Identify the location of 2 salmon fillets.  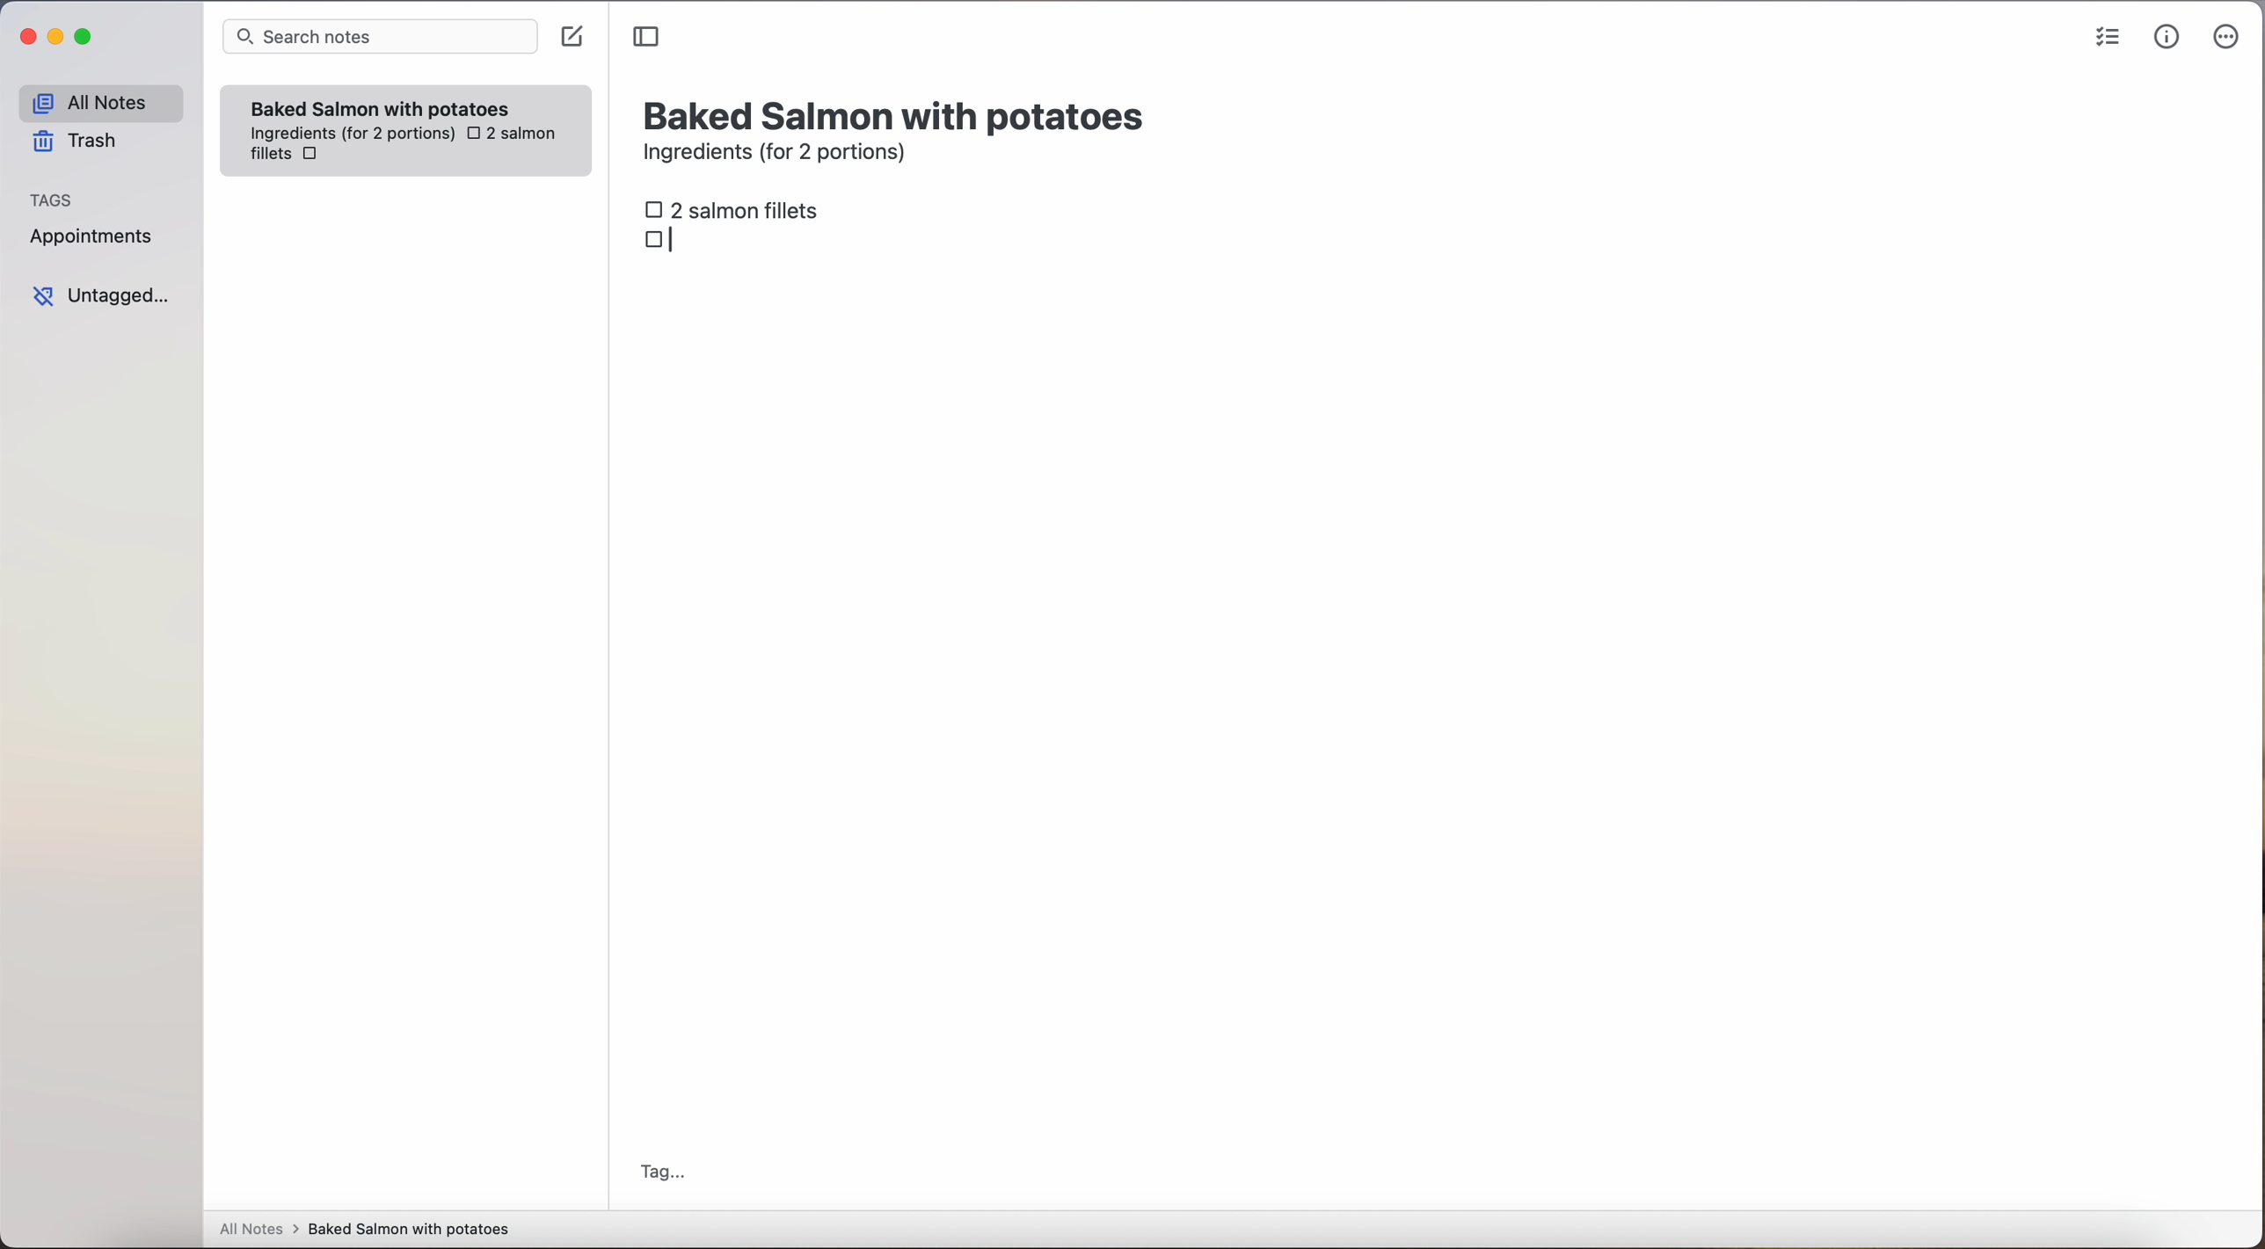
(738, 208).